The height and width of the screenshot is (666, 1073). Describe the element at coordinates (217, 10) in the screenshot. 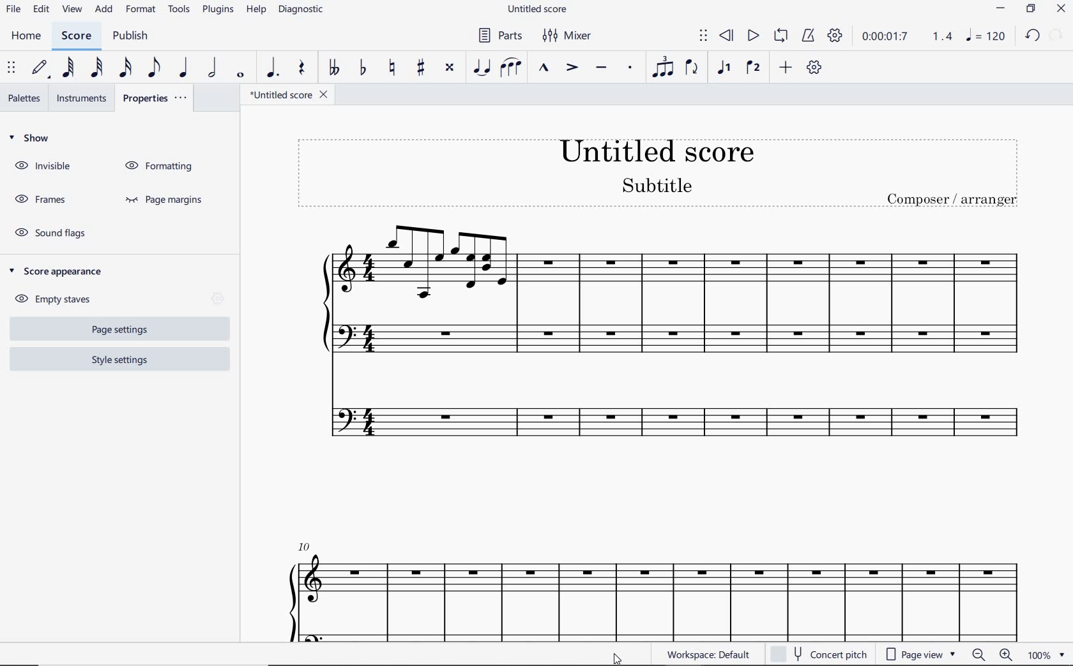

I see `PLUGINS` at that location.